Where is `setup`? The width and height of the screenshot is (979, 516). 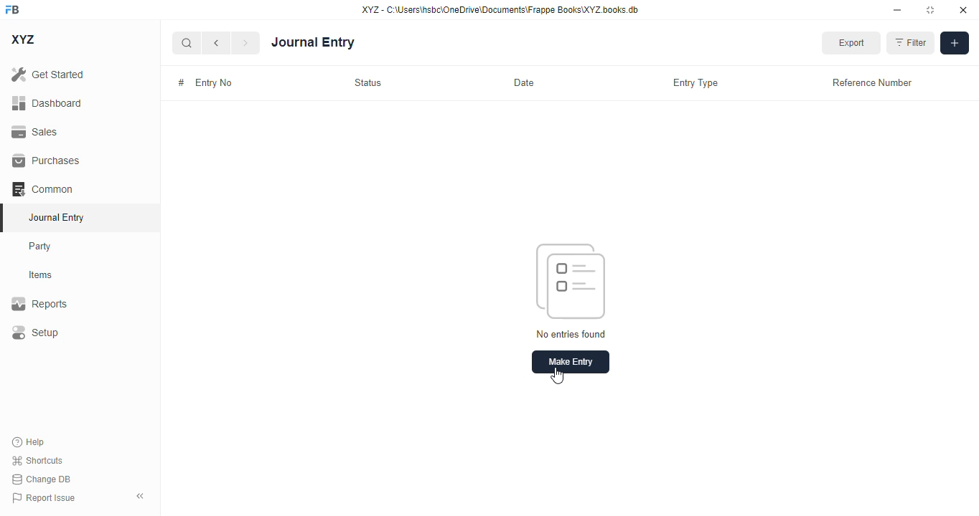
setup is located at coordinates (35, 332).